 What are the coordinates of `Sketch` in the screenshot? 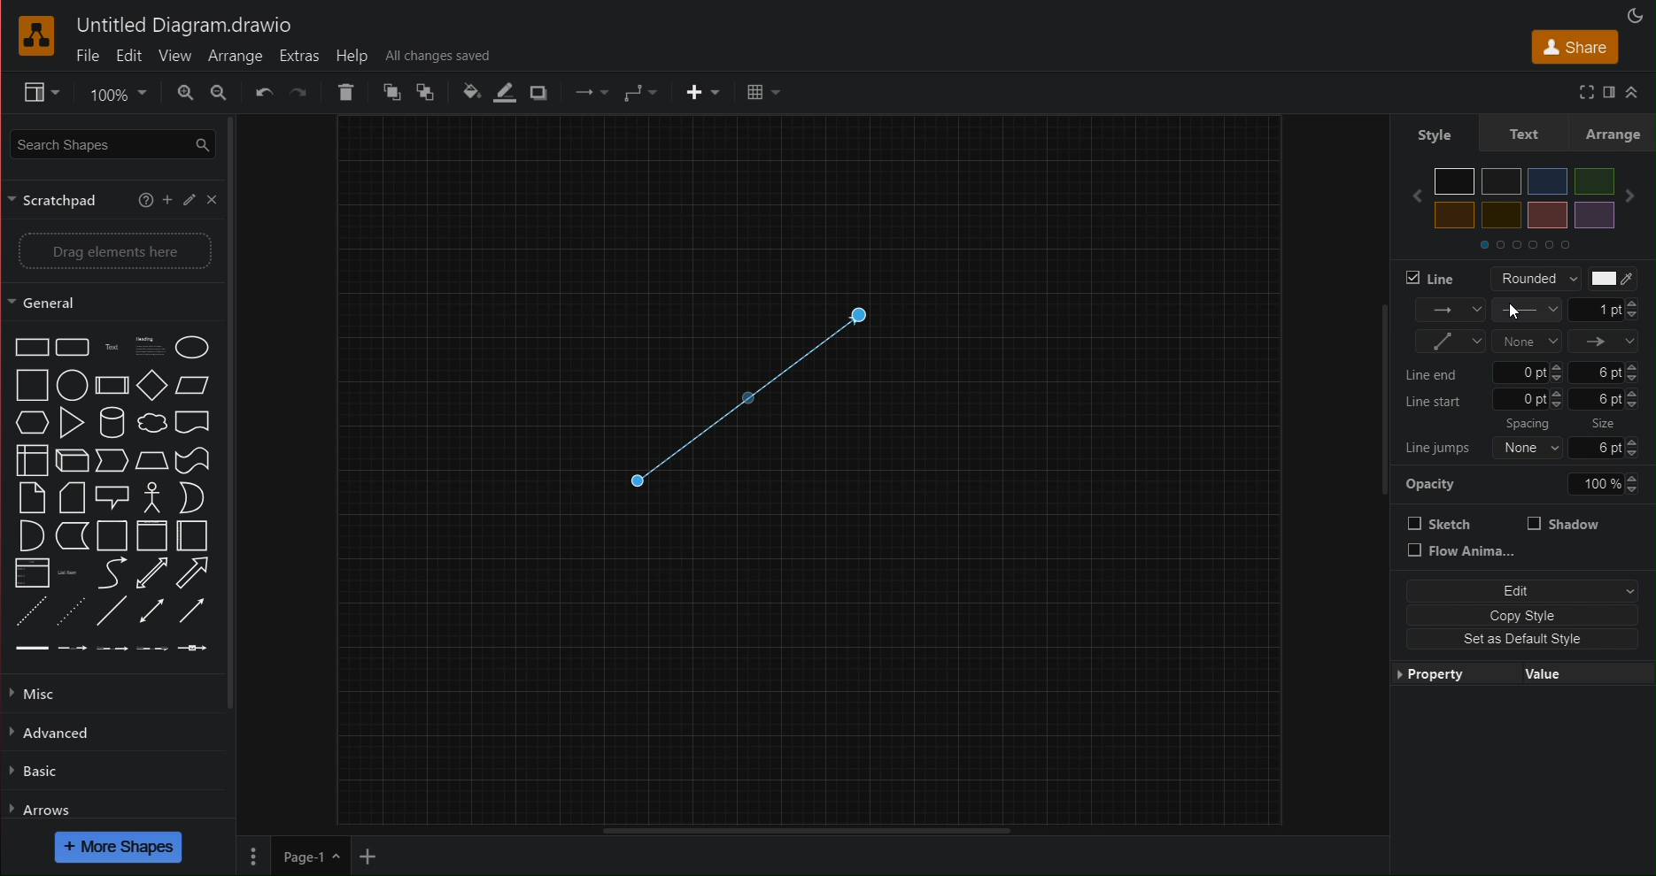 It's located at (1441, 523).